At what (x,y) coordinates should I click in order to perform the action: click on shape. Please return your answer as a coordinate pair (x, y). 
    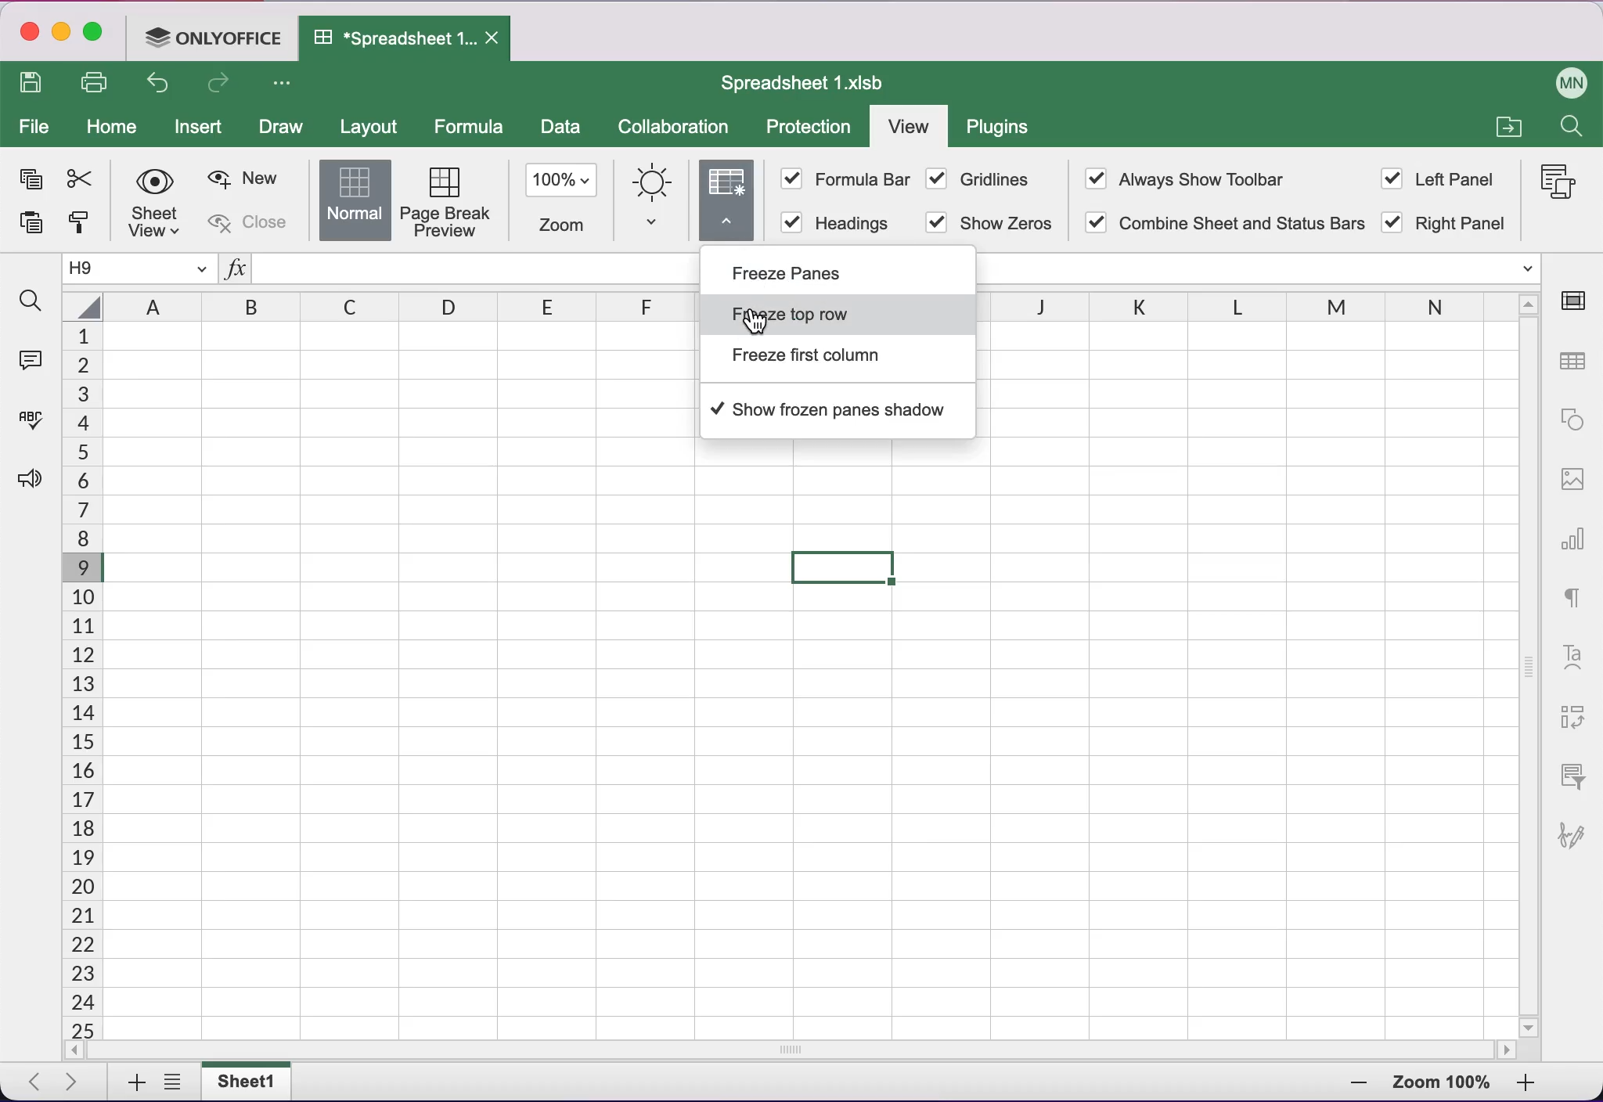
    Looking at the image, I should click on (1571, 425).